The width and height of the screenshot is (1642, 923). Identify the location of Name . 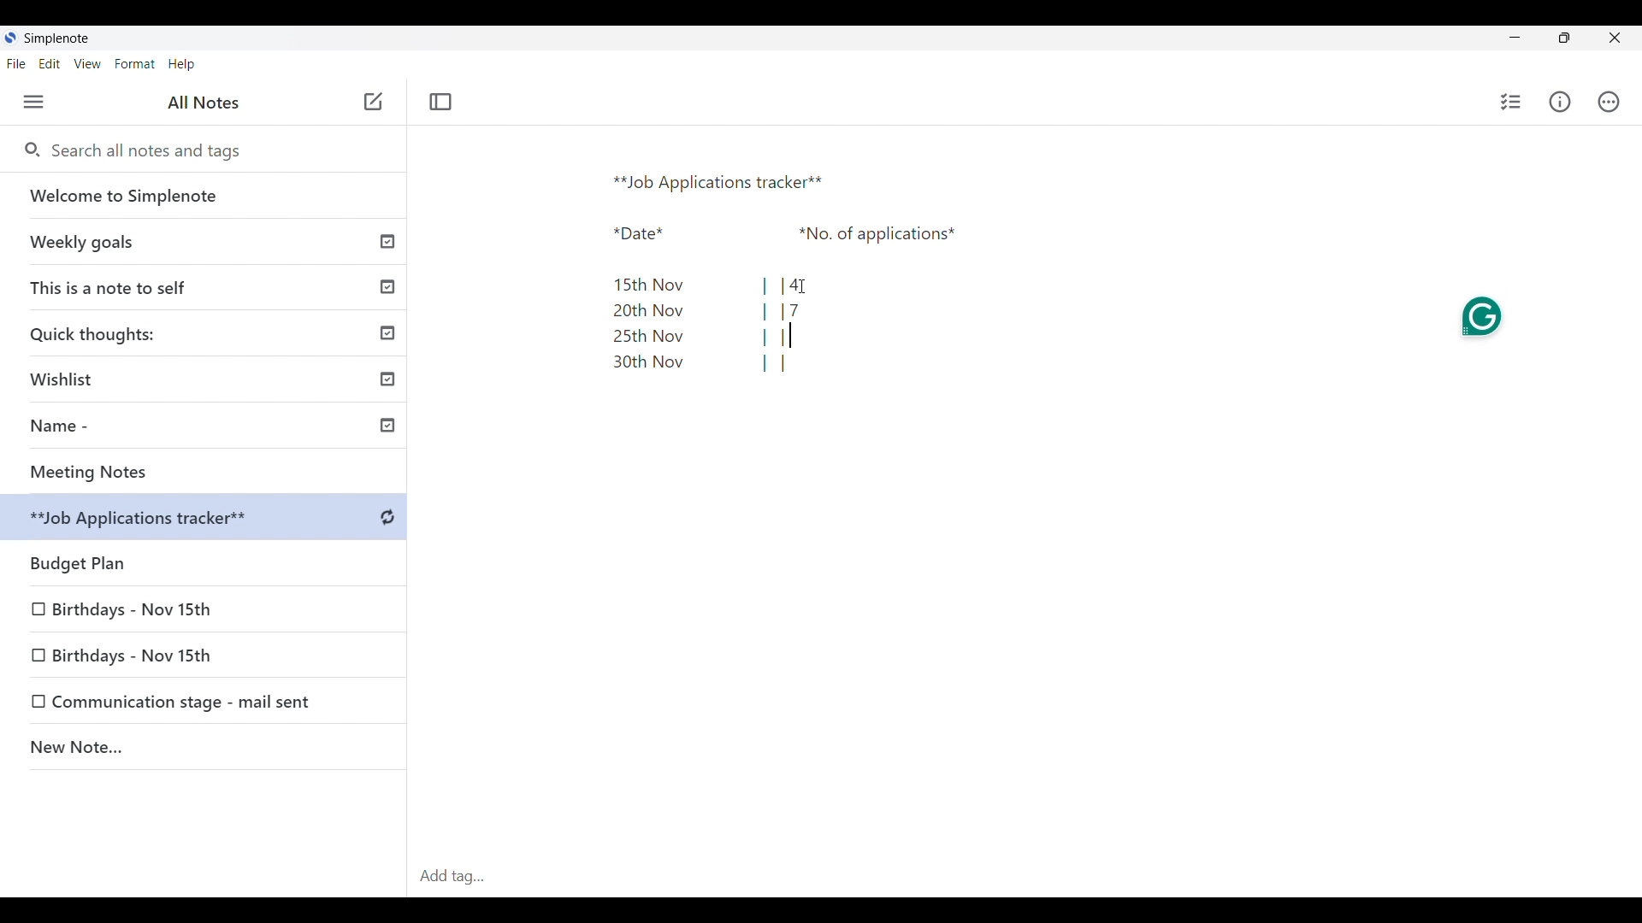
(210, 428).